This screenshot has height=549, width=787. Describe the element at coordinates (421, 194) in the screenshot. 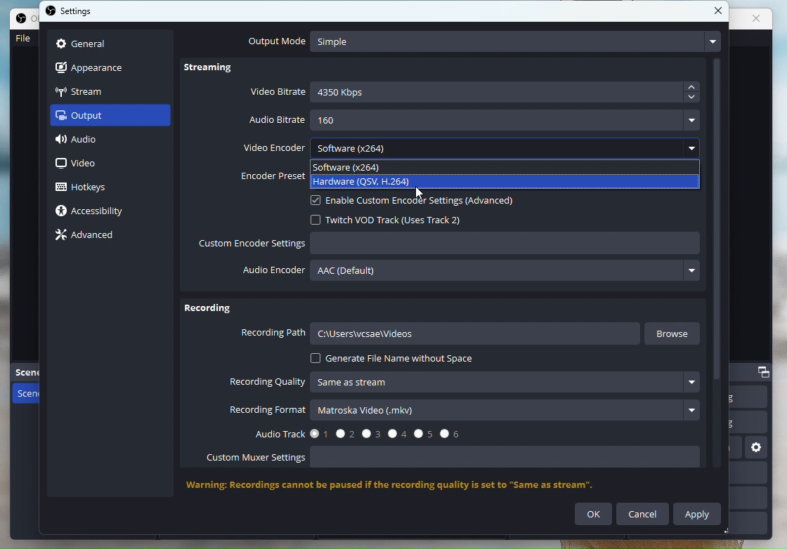

I see `cursor` at that location.